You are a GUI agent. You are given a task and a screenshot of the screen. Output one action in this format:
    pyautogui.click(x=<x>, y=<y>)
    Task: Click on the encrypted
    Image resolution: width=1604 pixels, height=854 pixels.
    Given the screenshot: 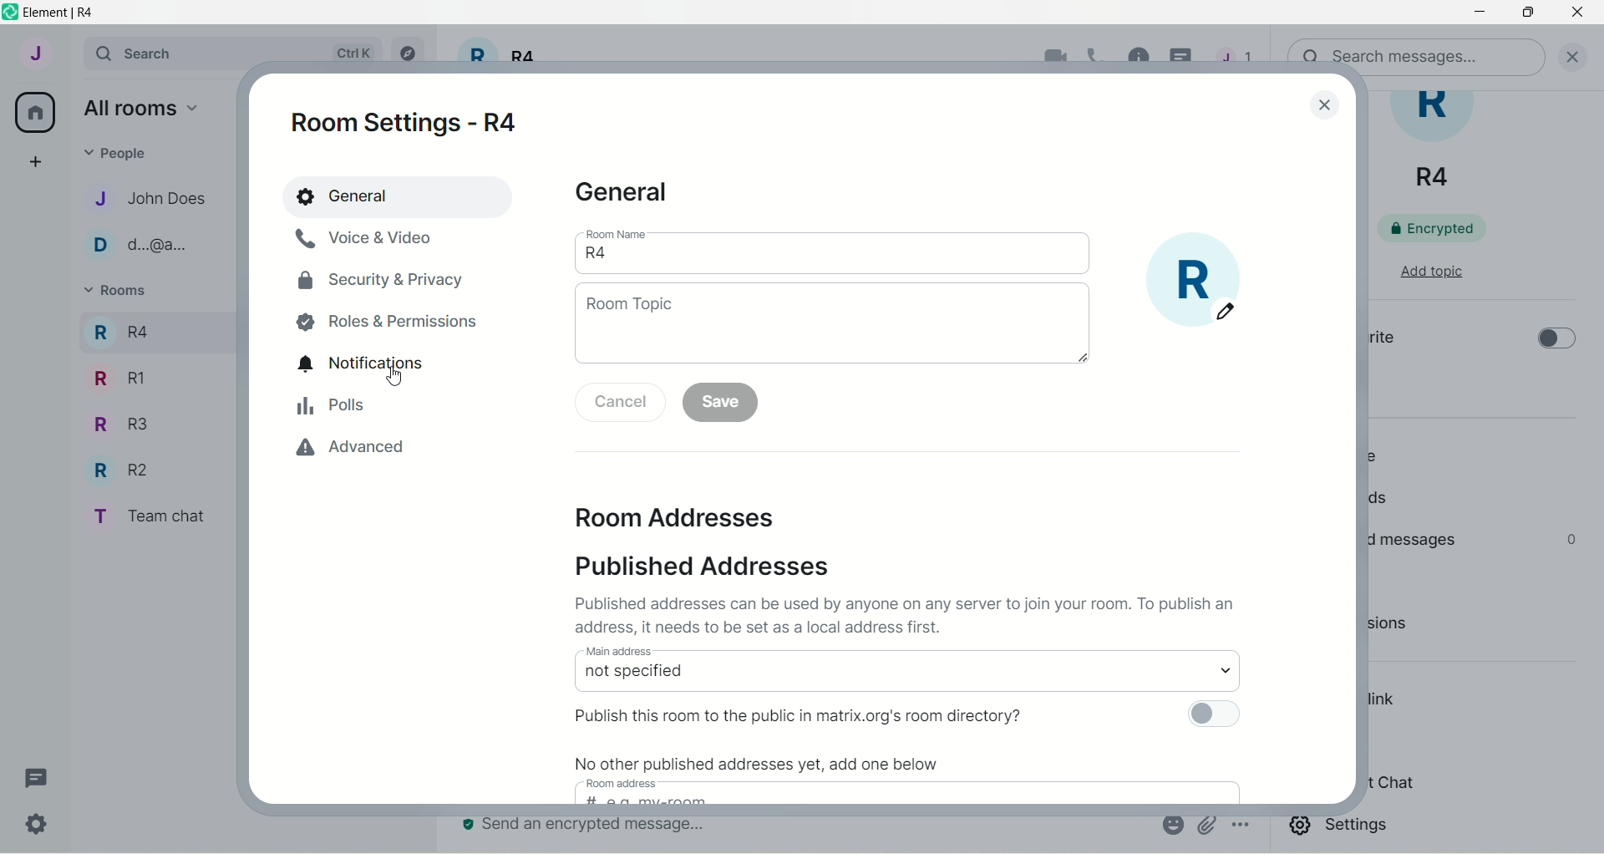 What is the action you would take?
    pyautogui.click(x=1443, y=227)
    